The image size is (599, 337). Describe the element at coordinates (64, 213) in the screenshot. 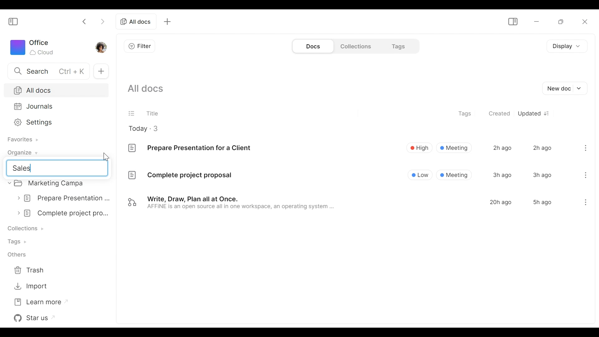

I see `complete project` at that location.